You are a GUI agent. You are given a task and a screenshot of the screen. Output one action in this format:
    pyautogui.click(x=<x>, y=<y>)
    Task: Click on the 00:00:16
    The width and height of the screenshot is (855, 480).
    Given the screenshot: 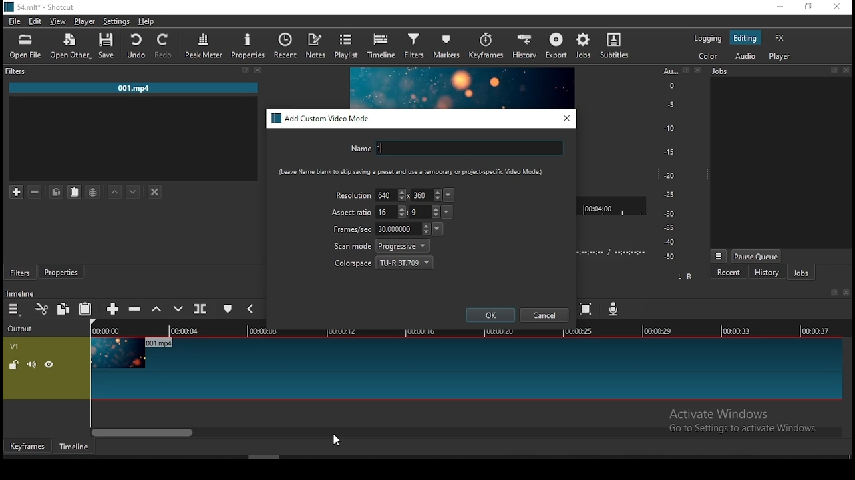 What is the action you would take?
    pyautogui.click(x=421, y=331)
    